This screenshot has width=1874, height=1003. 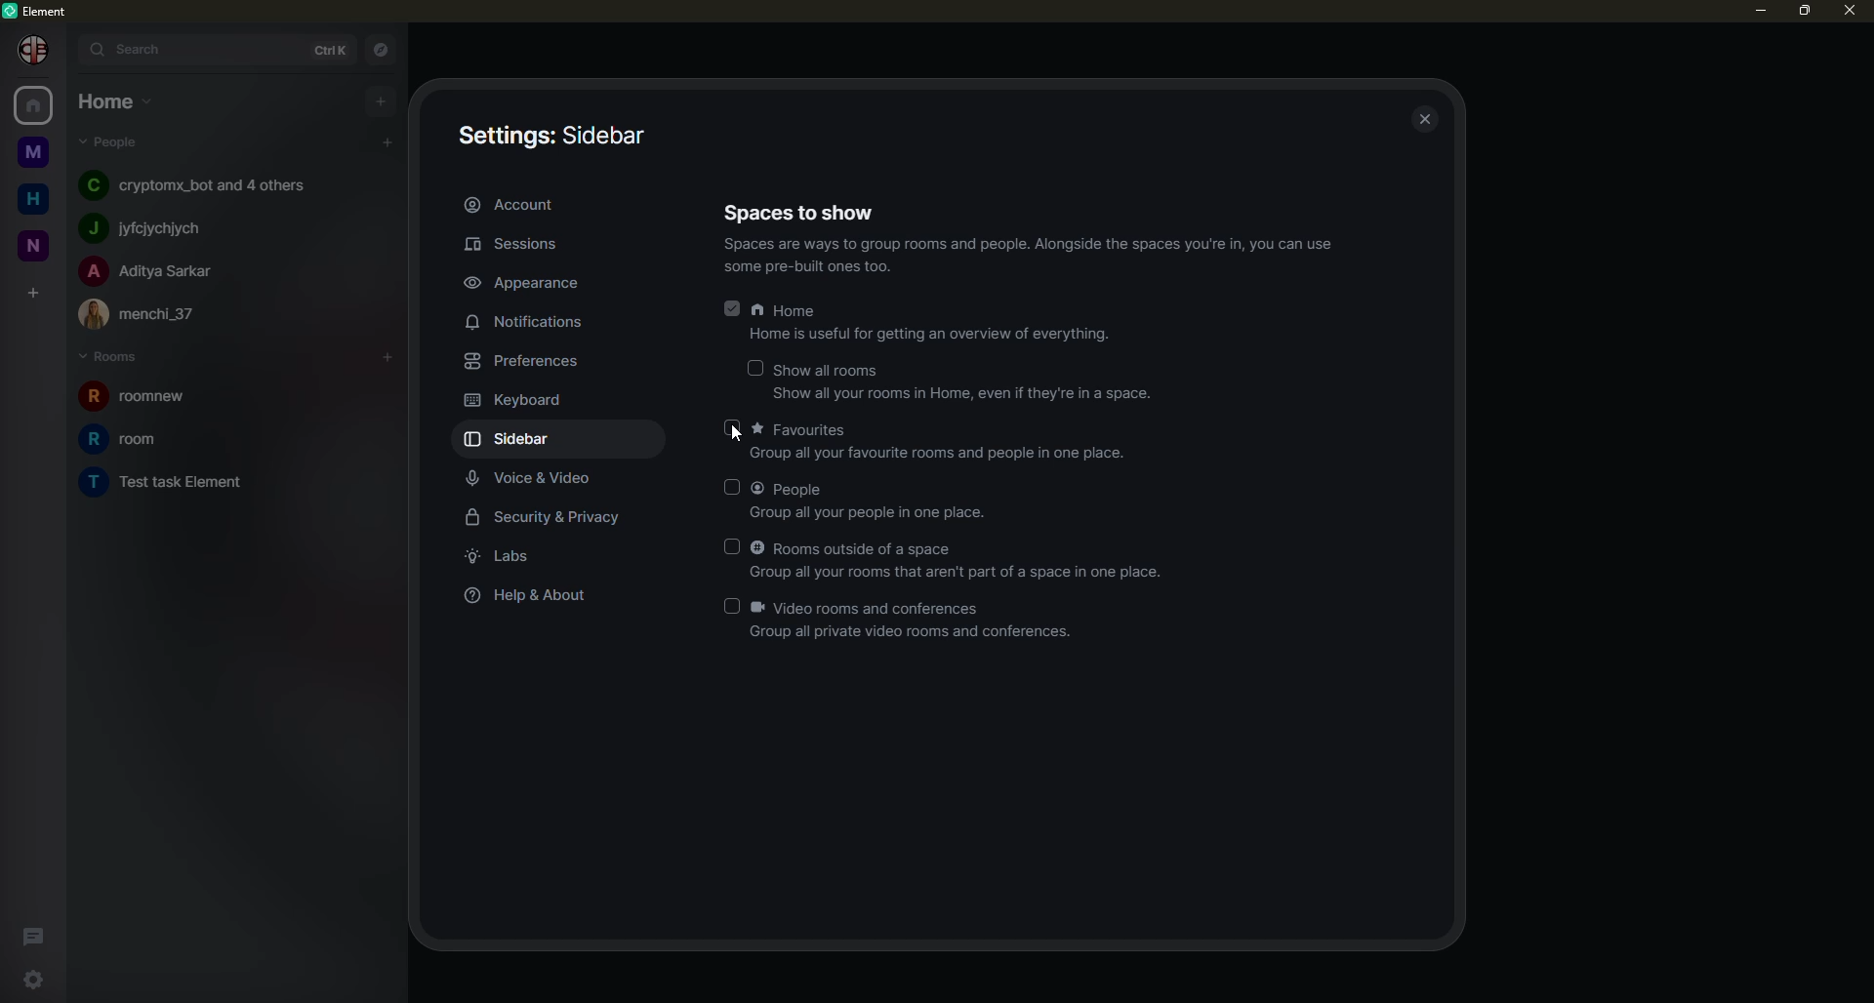 I want to click on security & privacy, so click(x=551, y=521).